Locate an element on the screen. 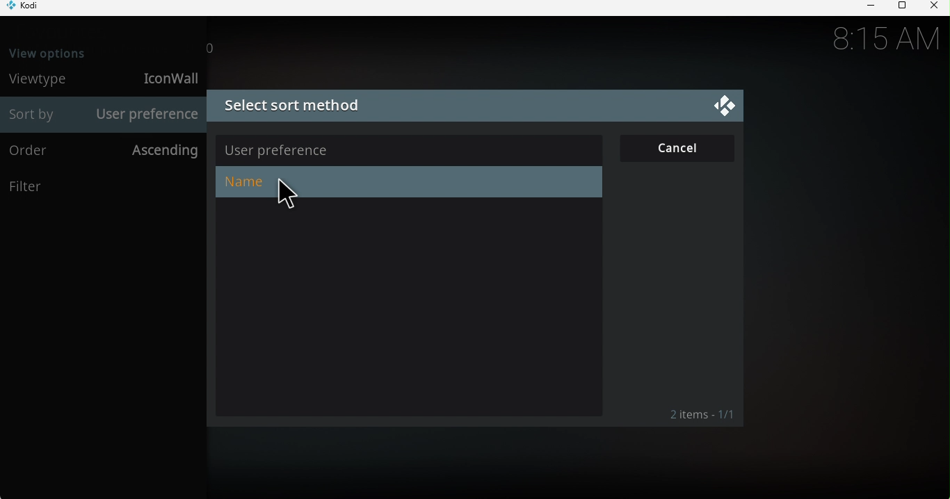 This screenshot has width=950, height=499. 8:15 am is located at coordinates (884, 39).